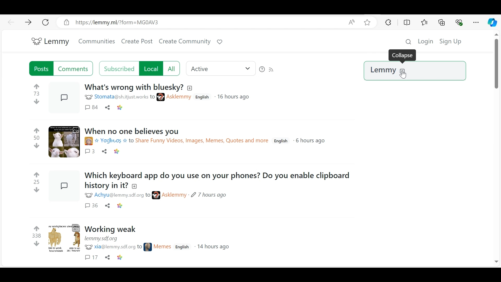  I want to click on , so click(496, 35).